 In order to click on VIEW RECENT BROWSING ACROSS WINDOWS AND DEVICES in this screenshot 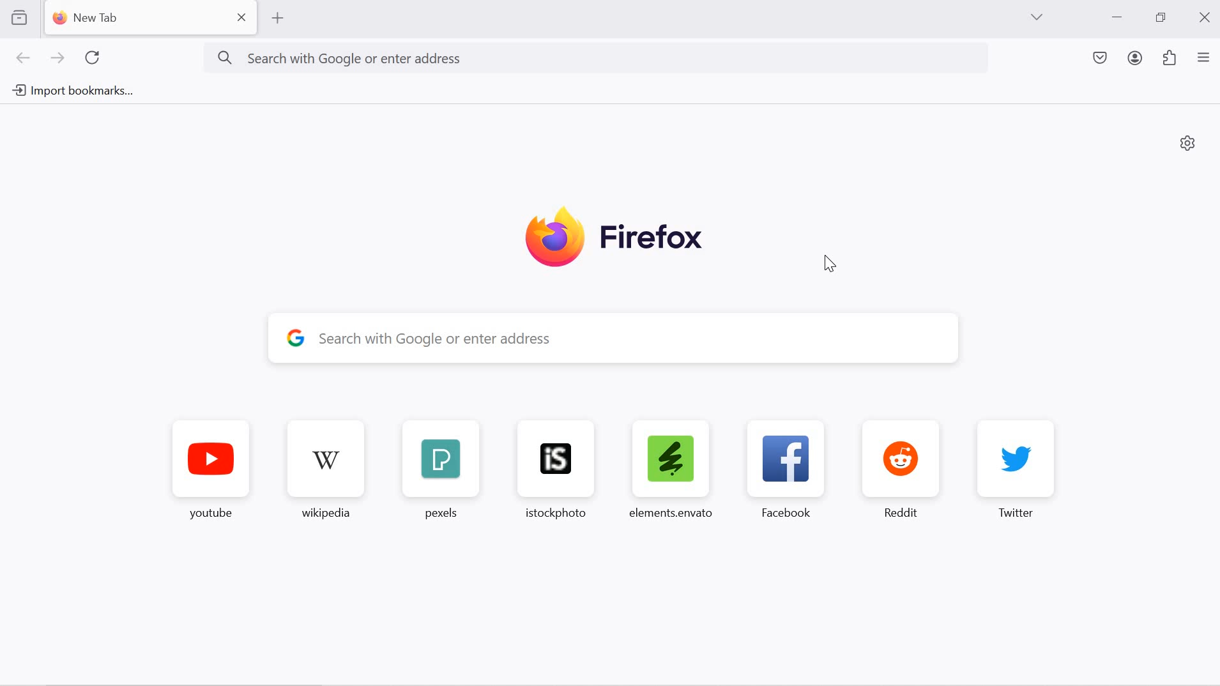, I will do `click(21, 20)`.